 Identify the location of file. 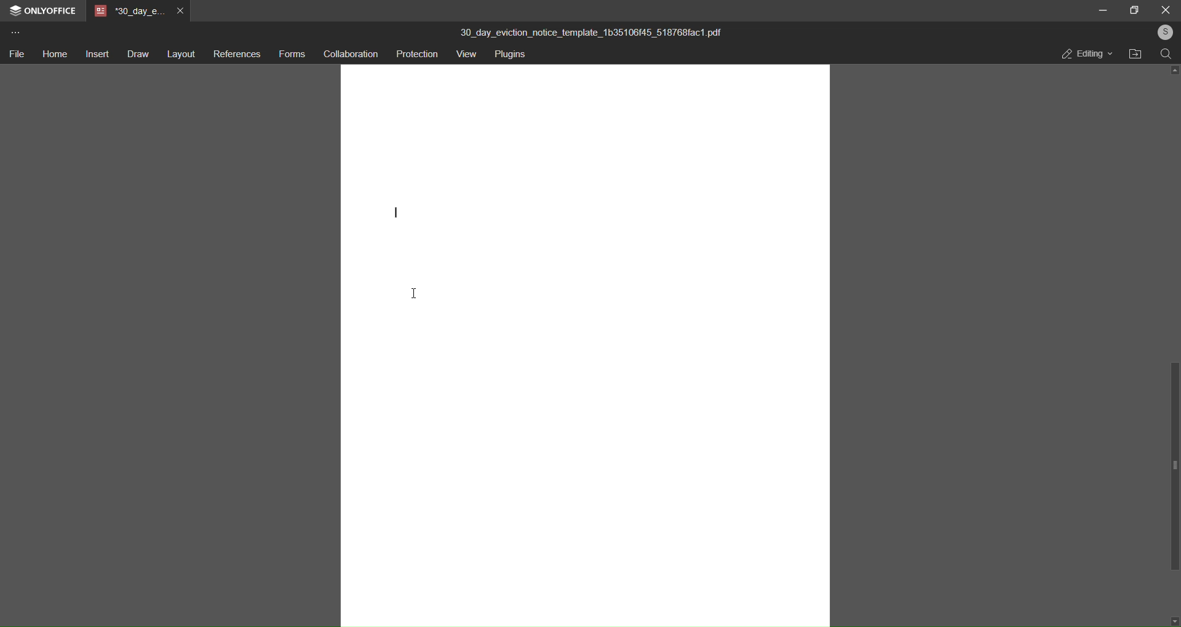
(17, 53).